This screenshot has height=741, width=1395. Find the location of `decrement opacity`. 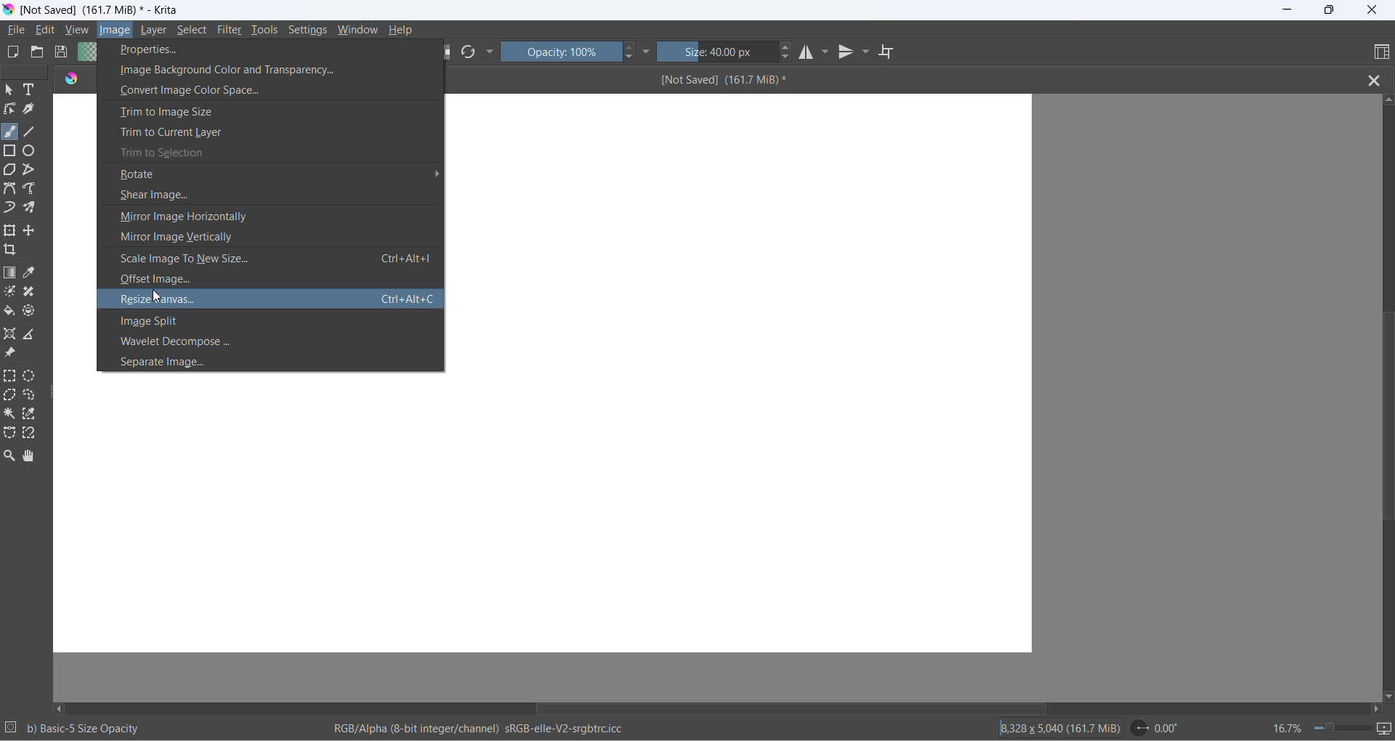

decrement opacity is located at coordinates (631, 60).